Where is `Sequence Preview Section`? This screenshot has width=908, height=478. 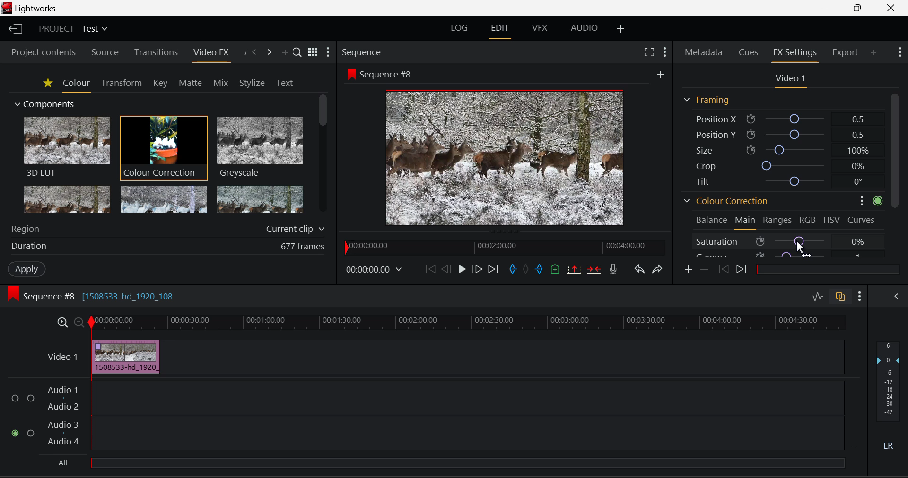 Sequence Preview Section is located at coordinates (364, 53).